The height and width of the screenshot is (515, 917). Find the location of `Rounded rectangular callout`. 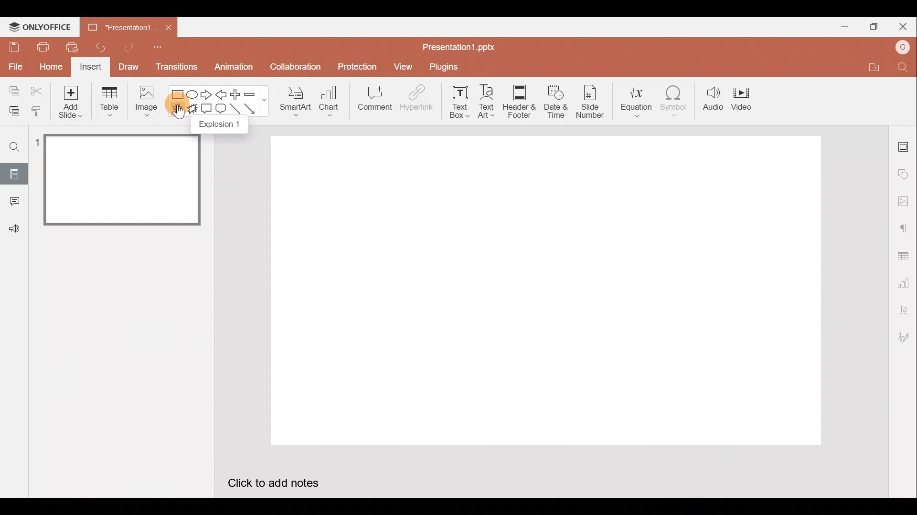

Rounded rectangular callout is located at coordinates (221, 109).